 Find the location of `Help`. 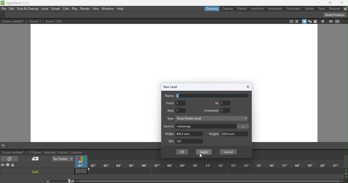

Help is located at coordinates (122, 9).